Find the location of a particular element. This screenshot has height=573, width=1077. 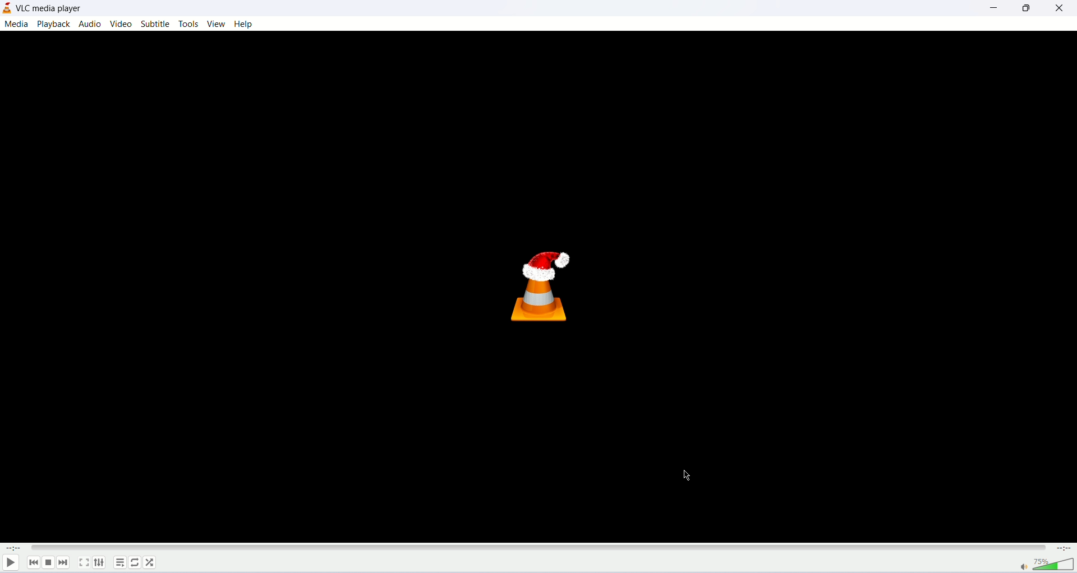

played time is located at coordinates (11, 549).